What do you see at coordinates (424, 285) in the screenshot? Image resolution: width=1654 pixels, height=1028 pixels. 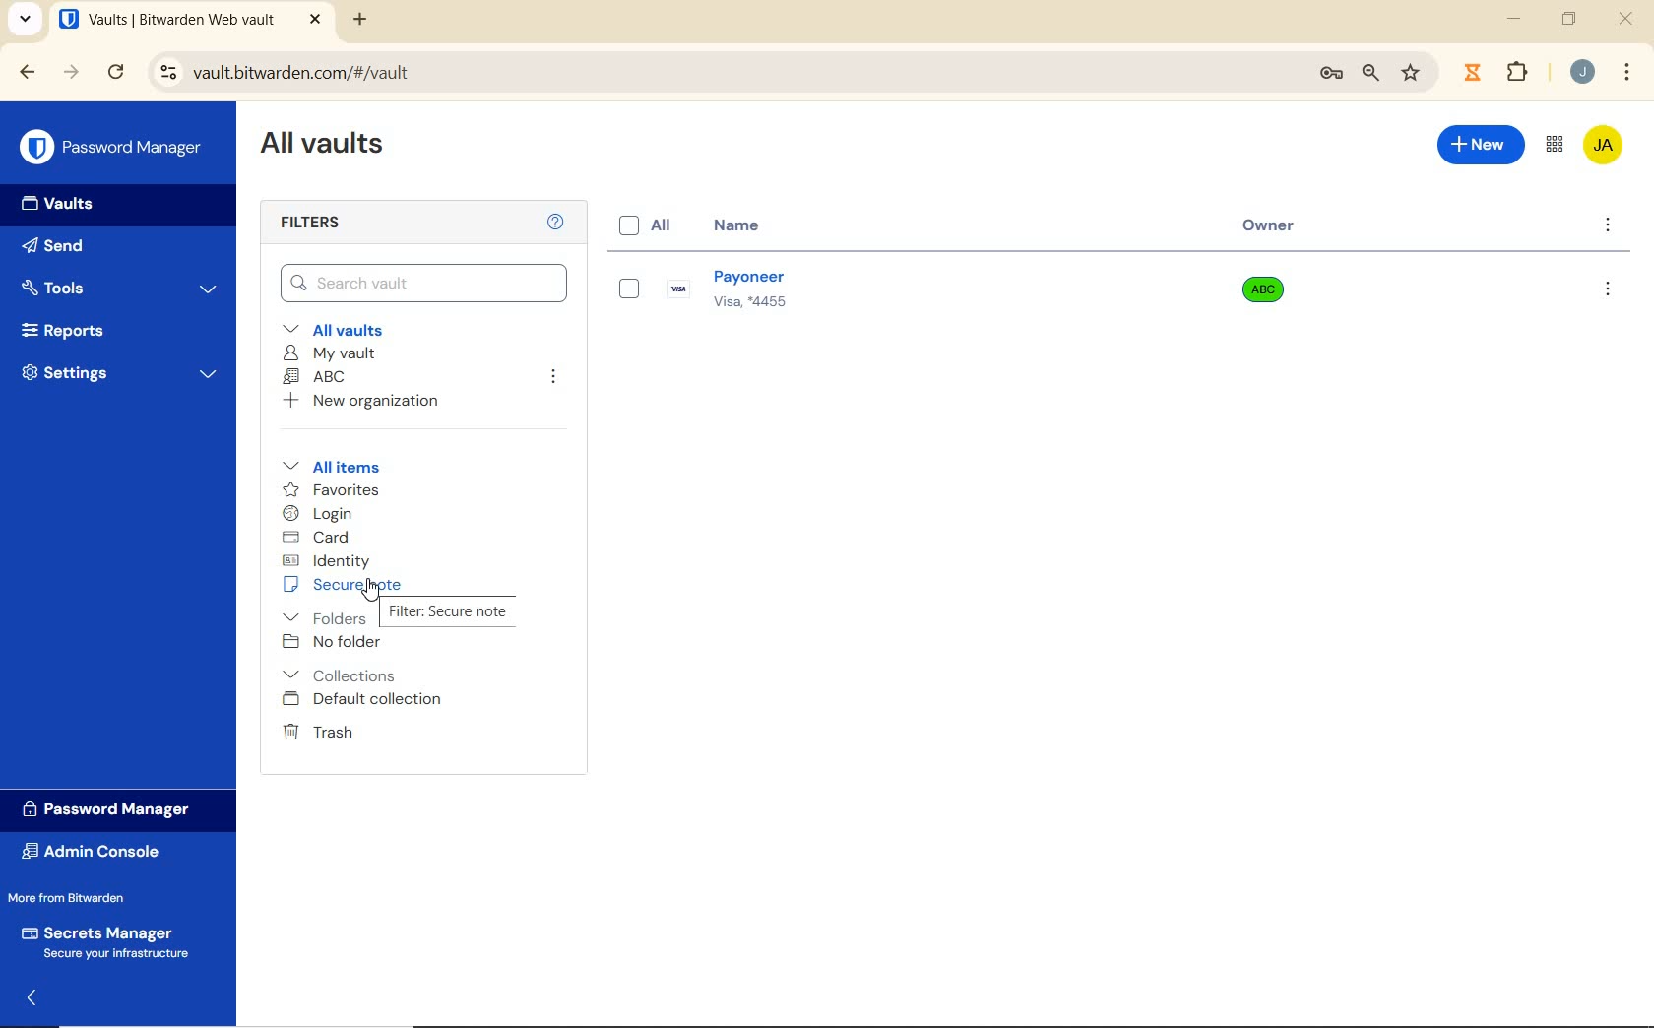 I see `Search Vault` at bounding box center [424, 285].